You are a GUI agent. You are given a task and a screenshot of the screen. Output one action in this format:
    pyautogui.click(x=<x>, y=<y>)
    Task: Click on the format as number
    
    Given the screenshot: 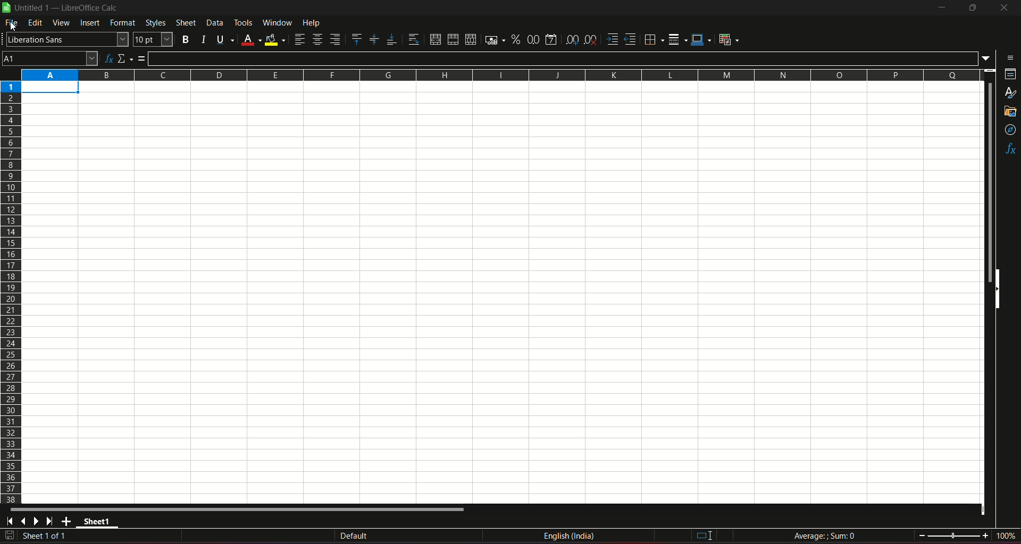 What is the action you would take?
    pyautogui.click(x=533, y=39)
    